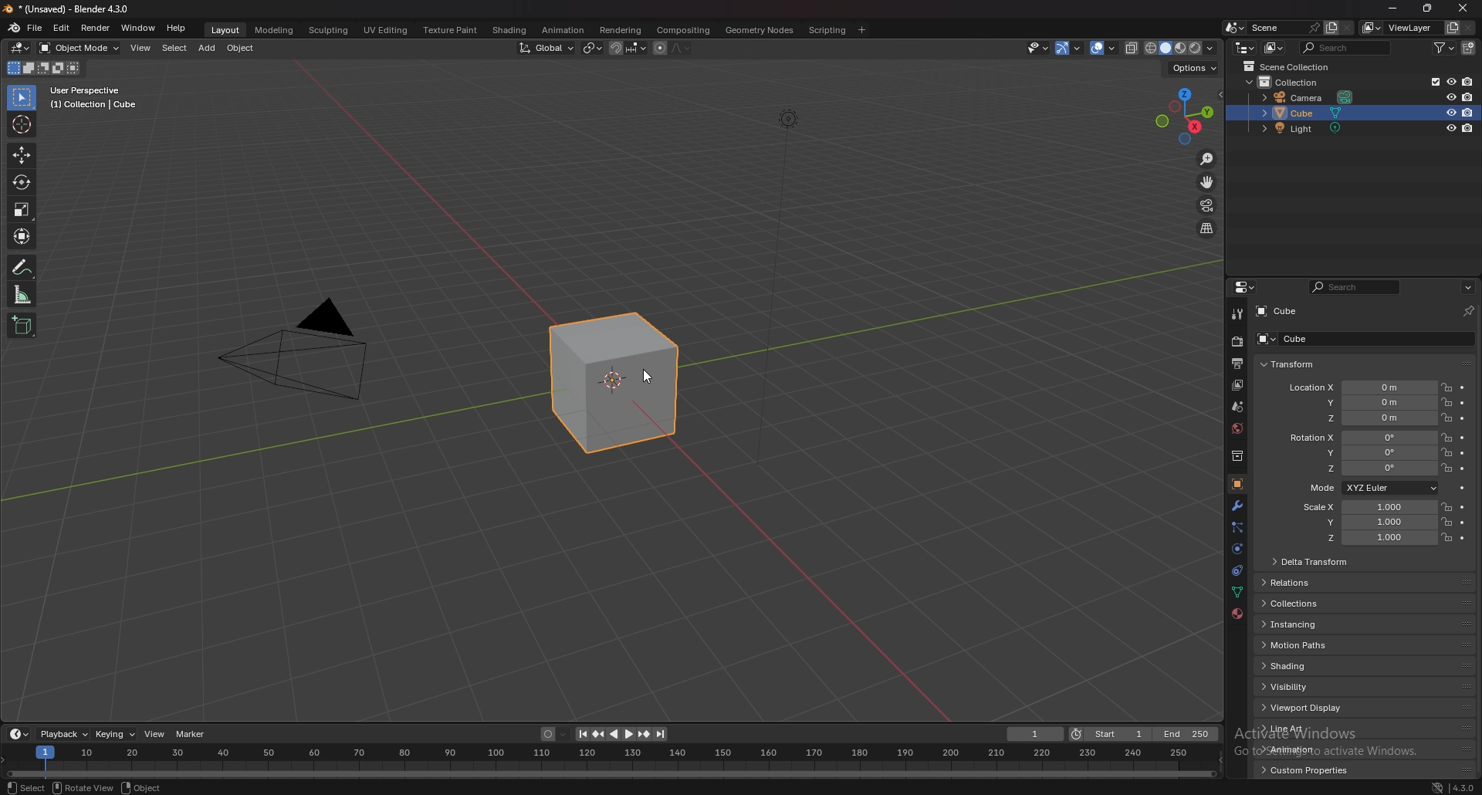  What do you see at coordinates (1237, 364) in the screenshot?
I see `output` at bounding box center [1237, 364].